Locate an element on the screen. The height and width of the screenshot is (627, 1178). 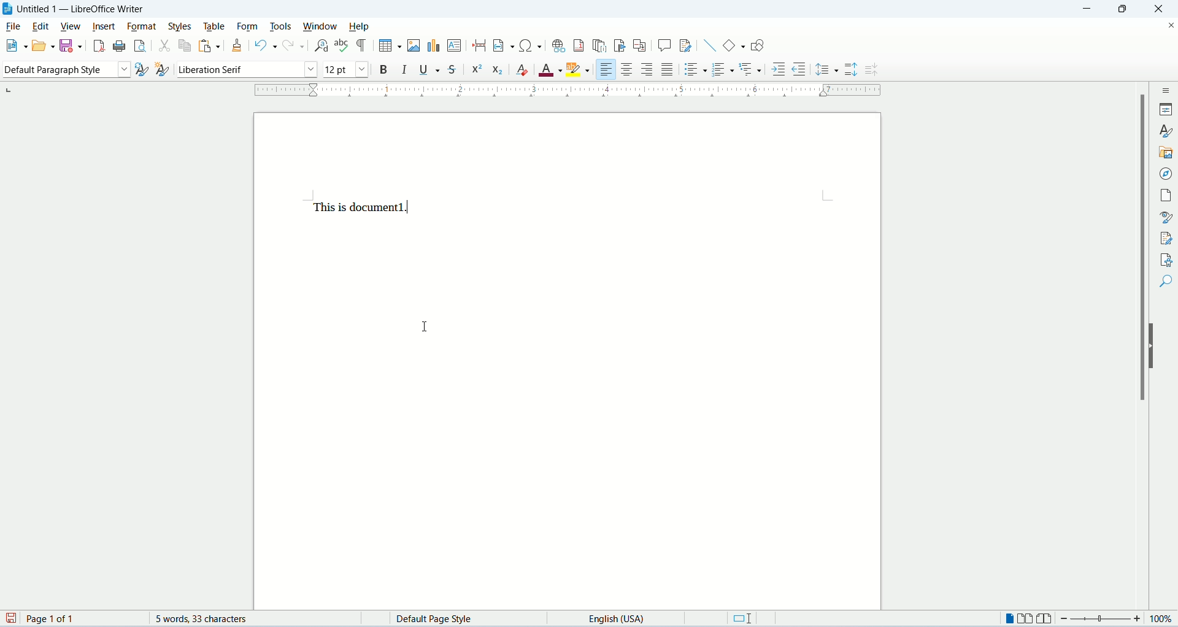
style inspector is located at coordinates (1164, 218).